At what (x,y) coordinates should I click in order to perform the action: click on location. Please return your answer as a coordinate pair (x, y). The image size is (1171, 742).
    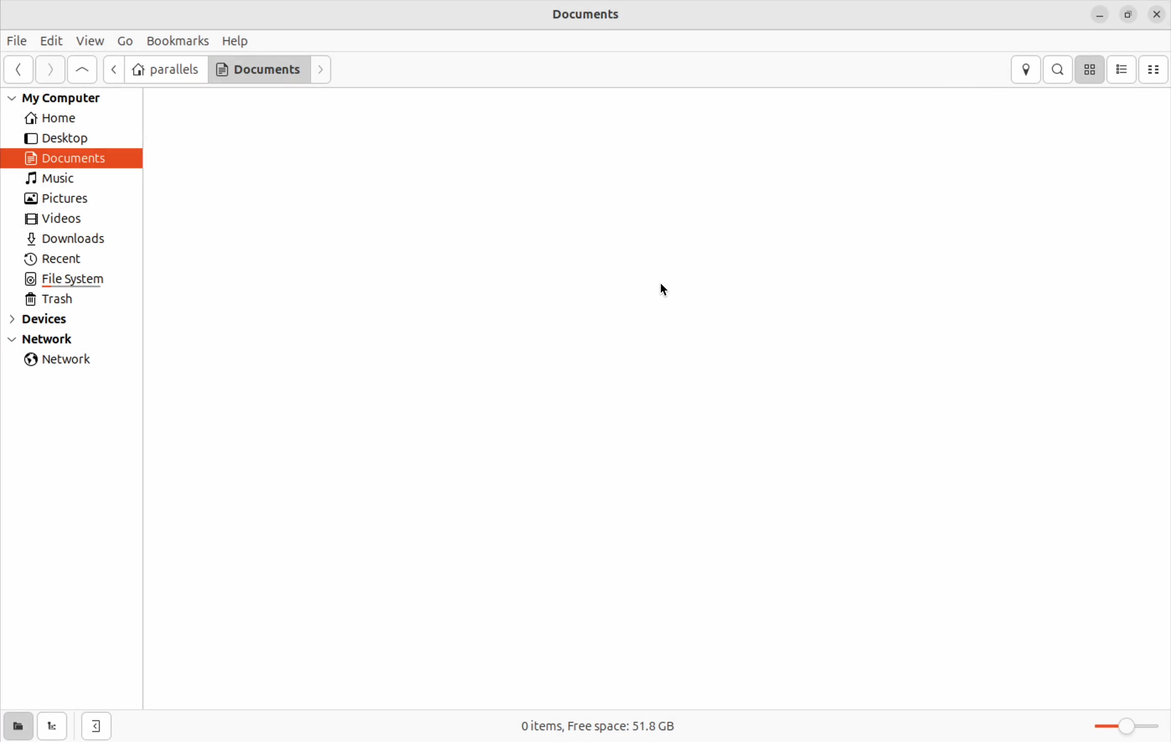
    Looking at the image, I should click on (1025, 69).